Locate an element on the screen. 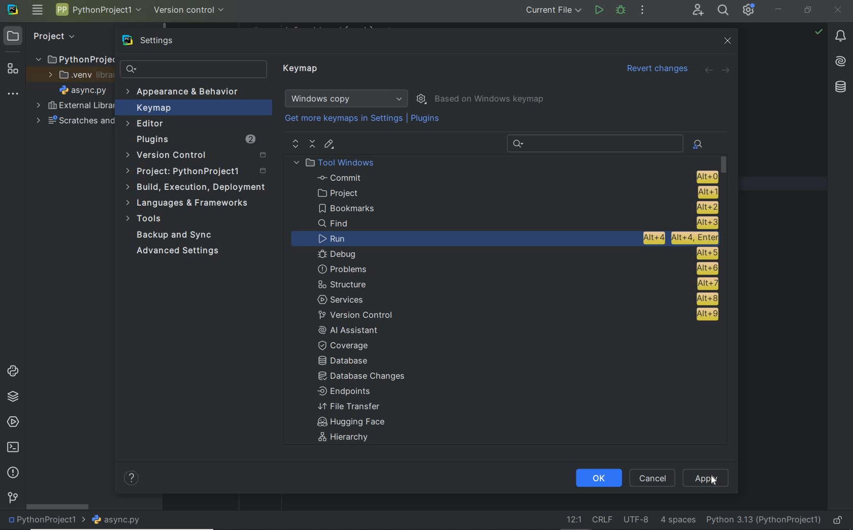 This screenshot has height=530, width=853. .venv is located at coordinates (76, 75).